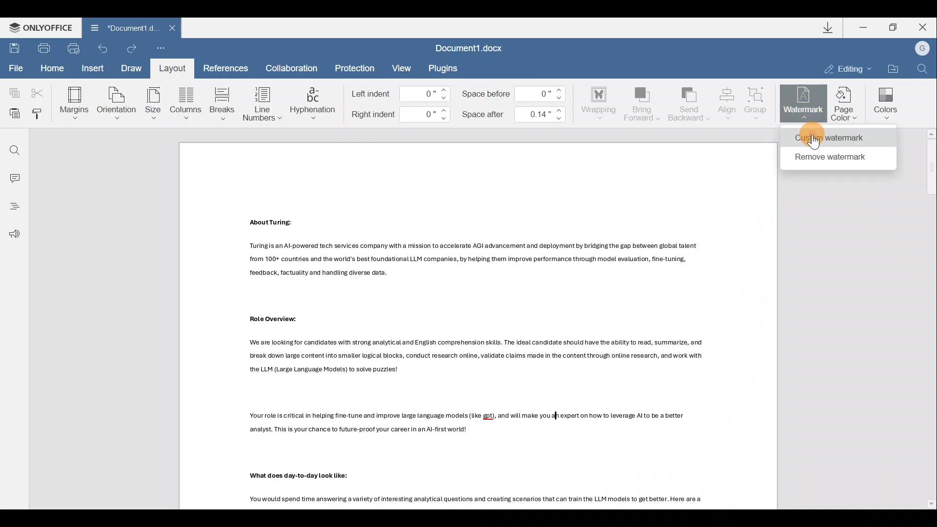  I want to click on Home, so click(55, 68).